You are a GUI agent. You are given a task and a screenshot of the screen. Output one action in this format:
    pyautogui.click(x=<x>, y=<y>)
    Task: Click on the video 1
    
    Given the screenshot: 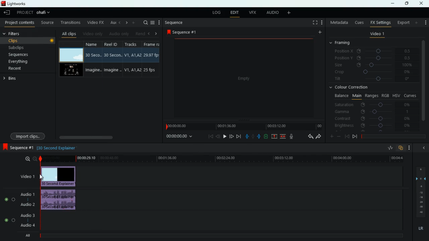 What is the action you would take?
    pyautogui.click(x=28, y=176)
    